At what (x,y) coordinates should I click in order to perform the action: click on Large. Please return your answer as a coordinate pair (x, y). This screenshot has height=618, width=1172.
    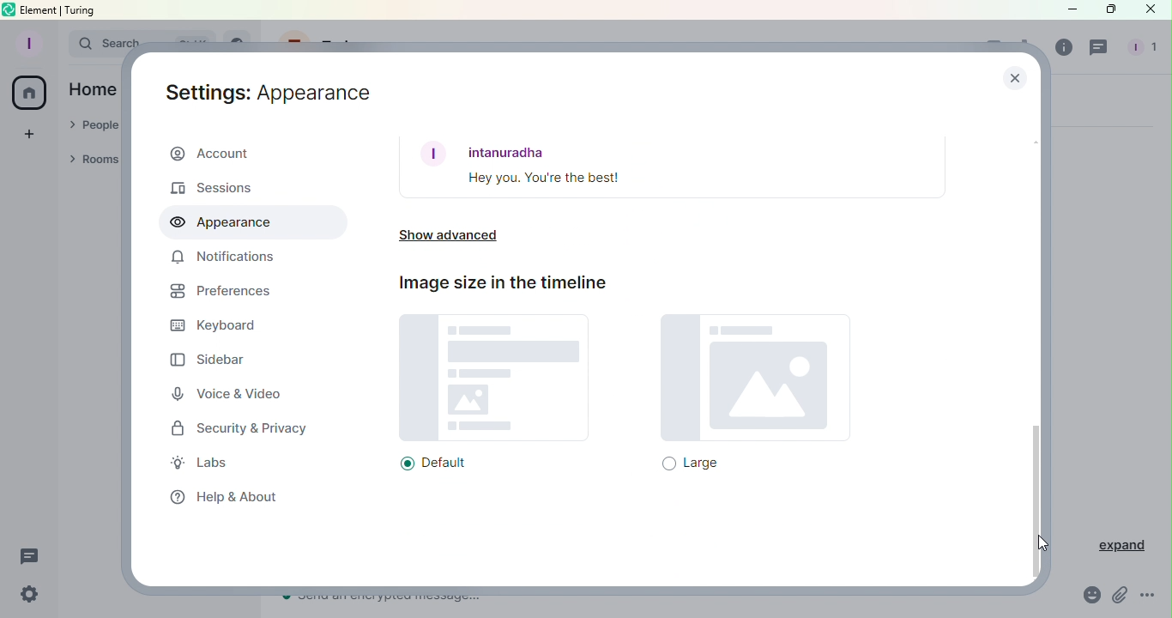
    Looking at the image, I should click on (752, 393).